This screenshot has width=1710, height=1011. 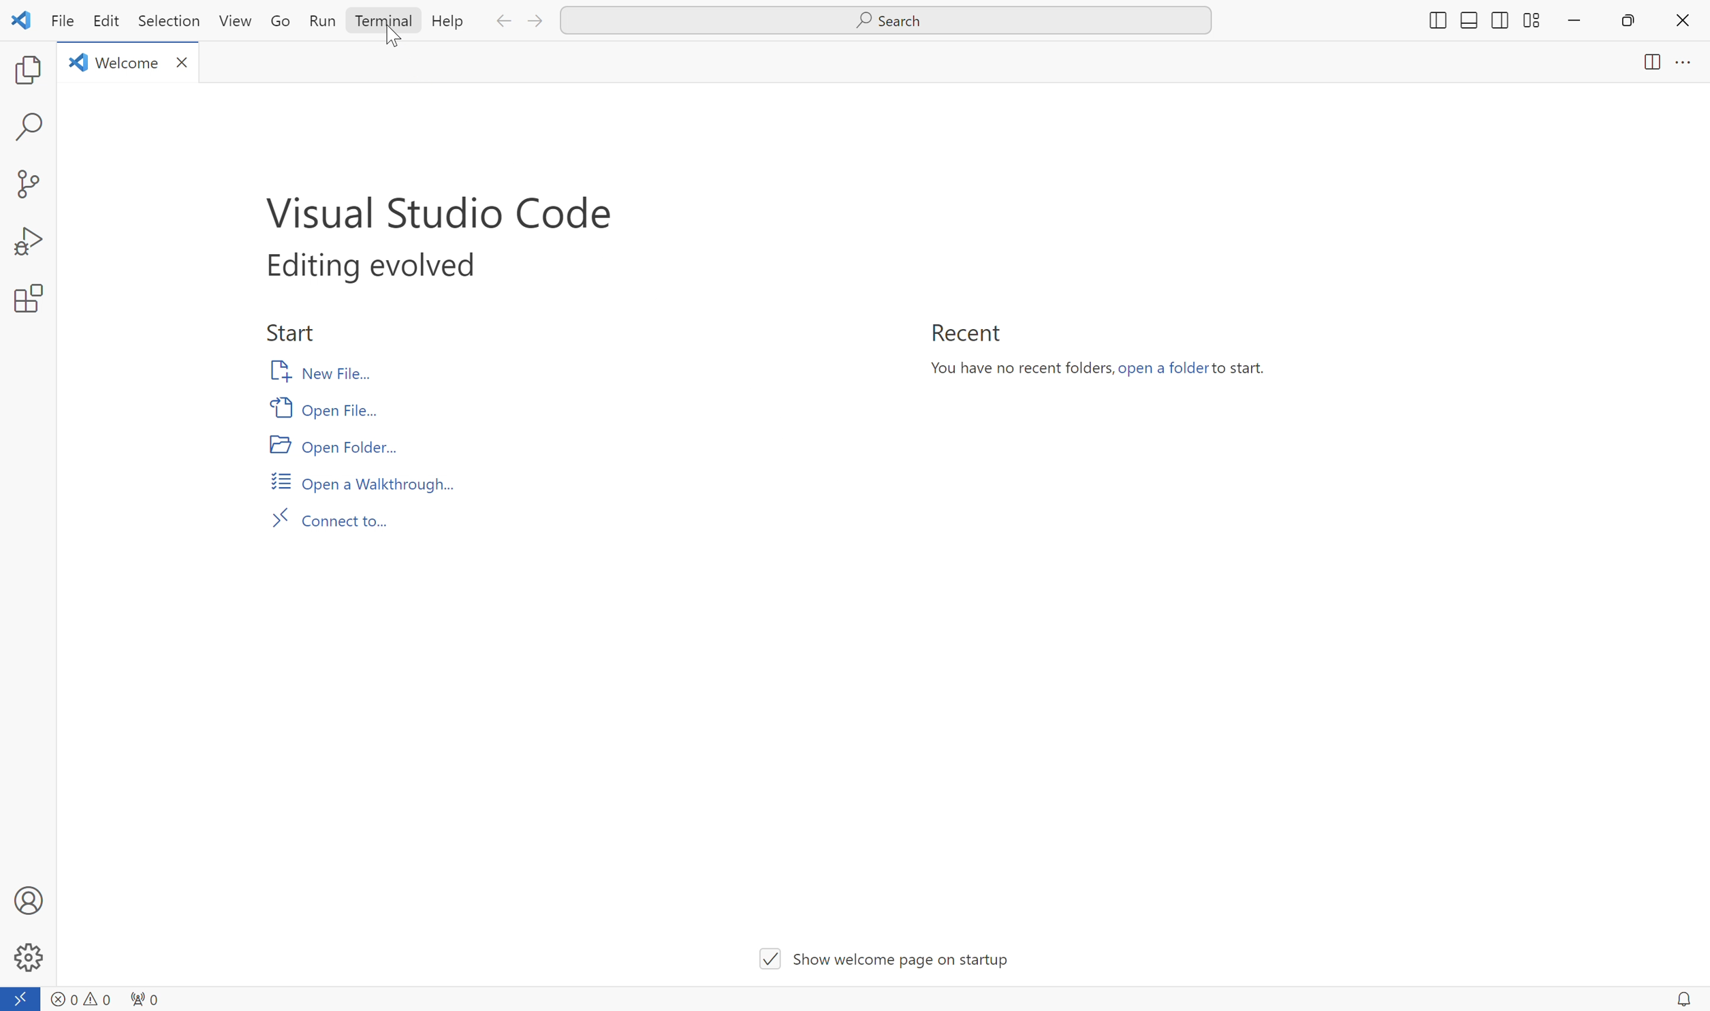 I want to click on V/| Show welcome page on startup, so click(x=887, y=955).